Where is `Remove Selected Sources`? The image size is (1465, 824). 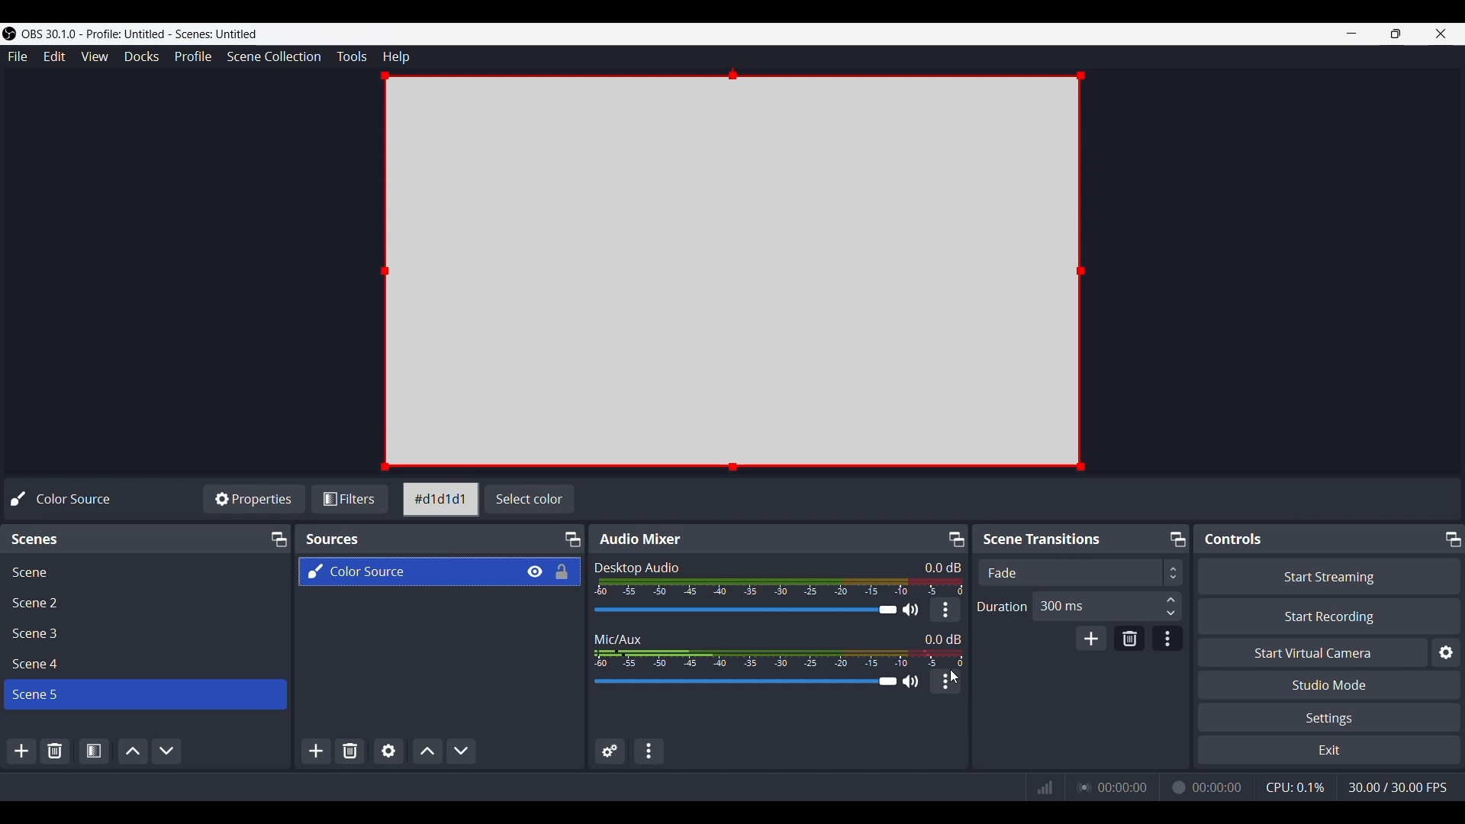
Remove Selected Sources is located at coordinates (349, 752).